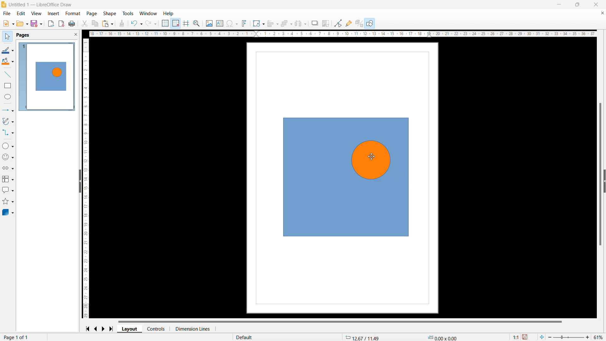  Describe the element at coordinates (578, 5) in the screenshot. I see `maximize` at that location.